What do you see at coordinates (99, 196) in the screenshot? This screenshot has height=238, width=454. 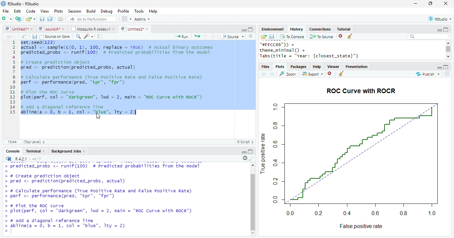 I see `> # Calculate performance (True Positive Rate and False Positive Rate)
> perf <- performance(pred, "tpr", fpr")
>` at bounding box center [99, 196].